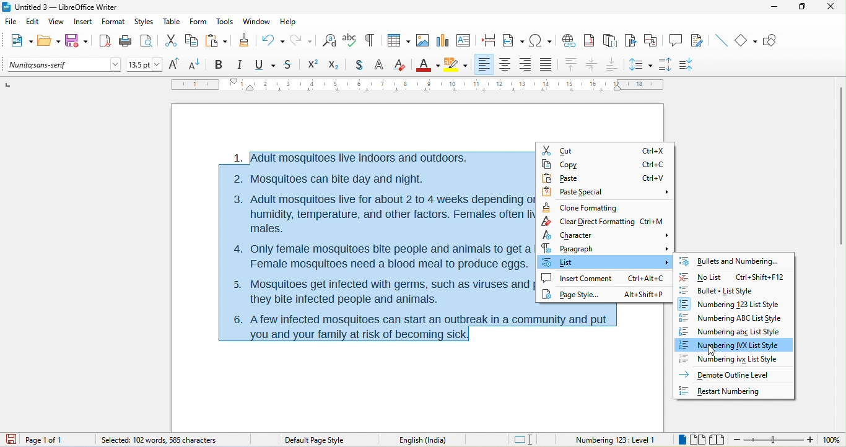 This screenshot has height=447, width=846. I want to click on selected 102 words, 585 character, so click(159, 440).